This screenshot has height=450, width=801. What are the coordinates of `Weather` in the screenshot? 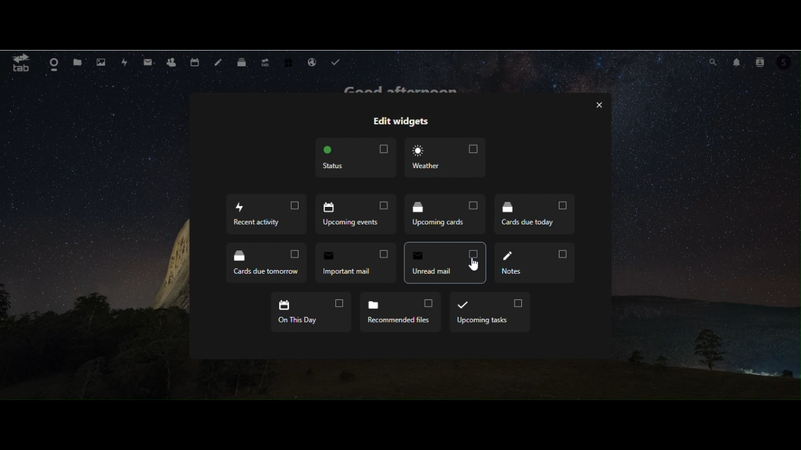 It's located at (447, 159).